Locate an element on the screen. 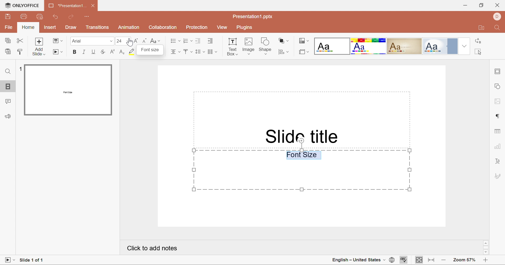 Image resolution: width=505 pixels, height=265 pixels. Increase Indent is located at coordinates (211, 41).